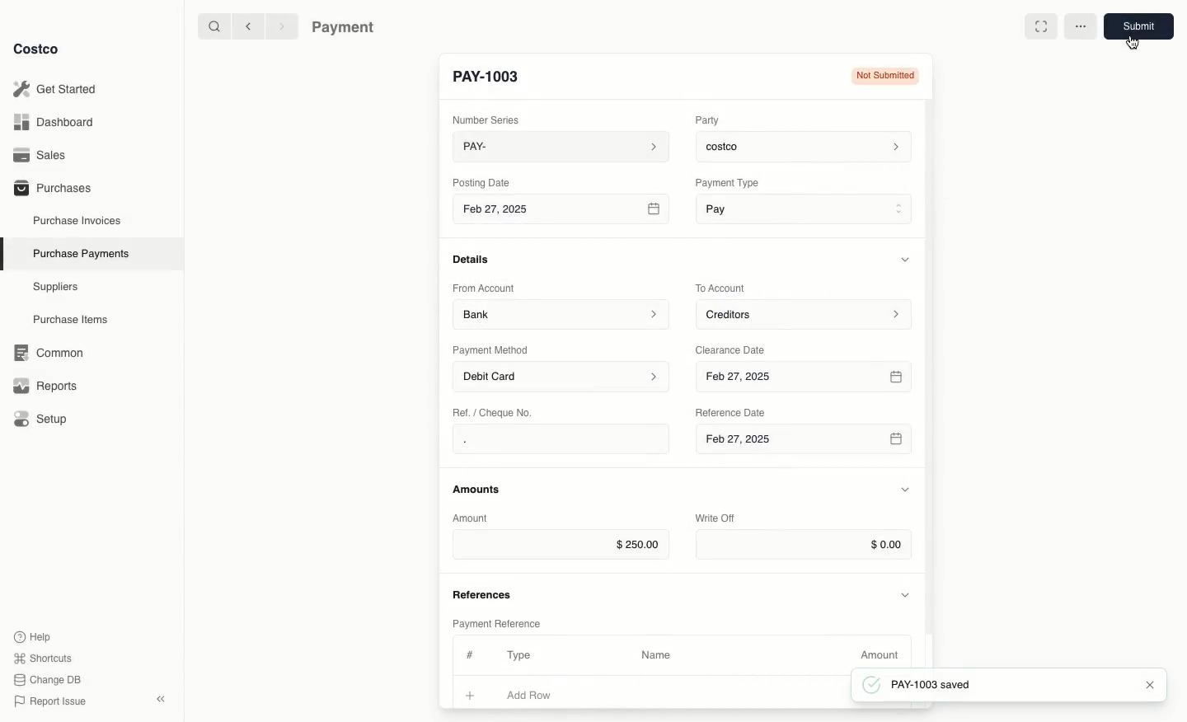 The height and width of the screenshot is (722, 1187). What do you see at coordinates (656, 655) in the screenshot?
I see `Name` at bounding box center [656, 655].